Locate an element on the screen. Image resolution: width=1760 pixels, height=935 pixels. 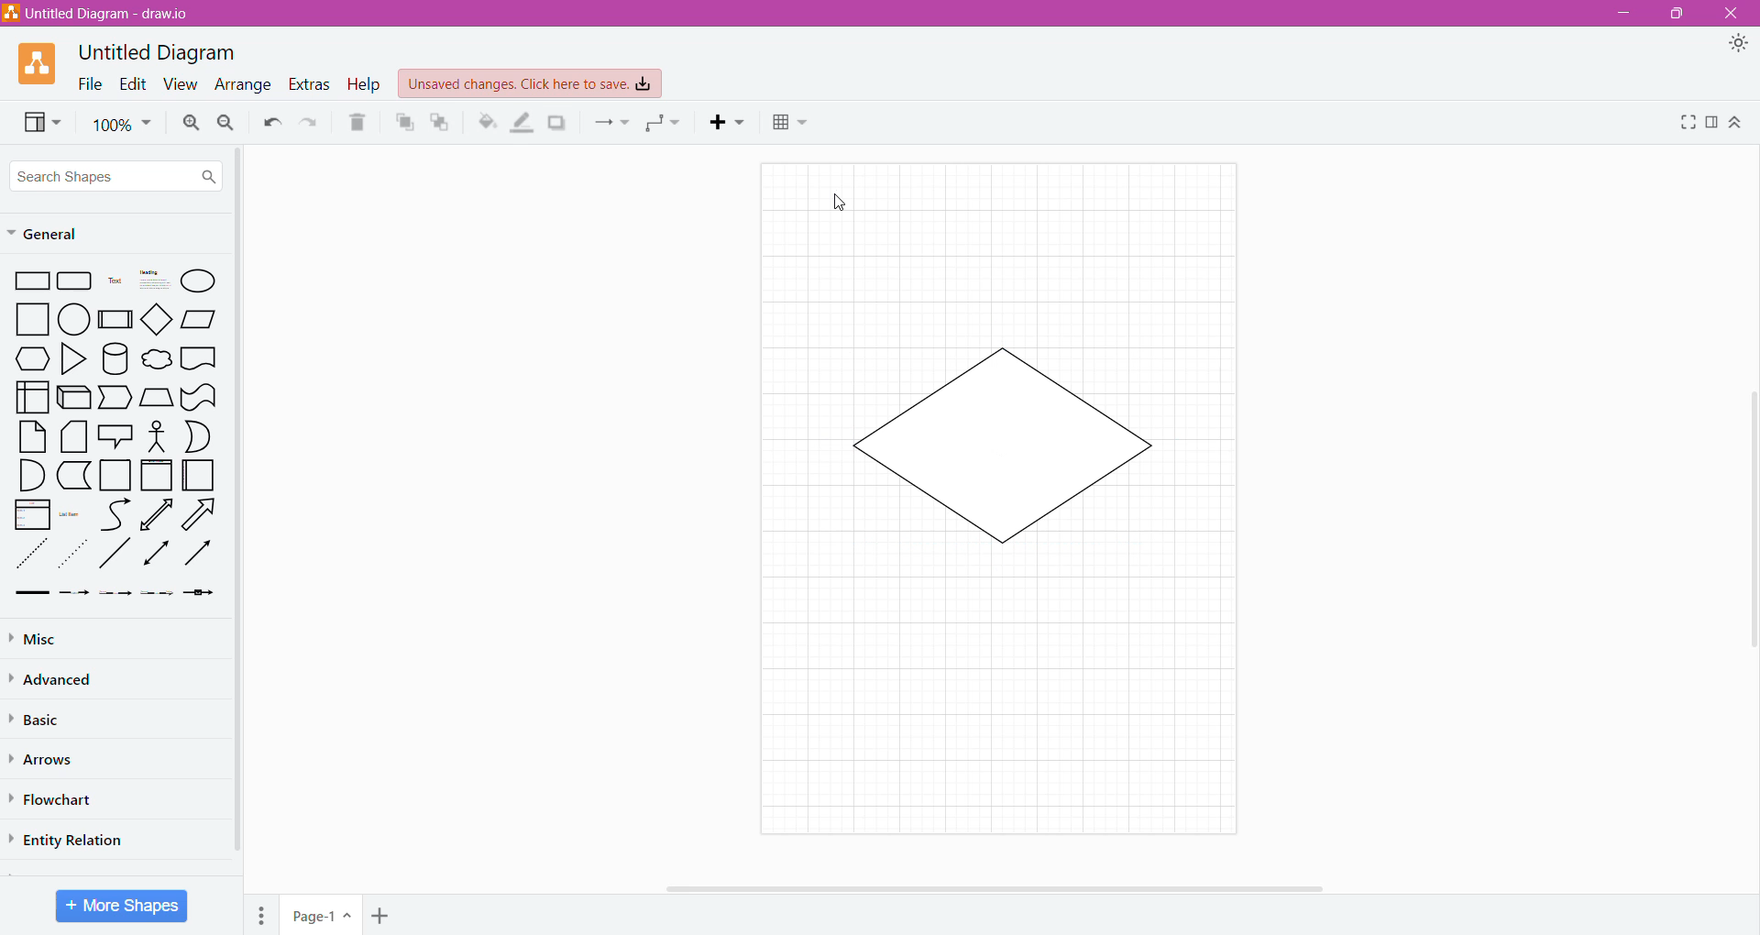
 is located at coordinates (264, 912).